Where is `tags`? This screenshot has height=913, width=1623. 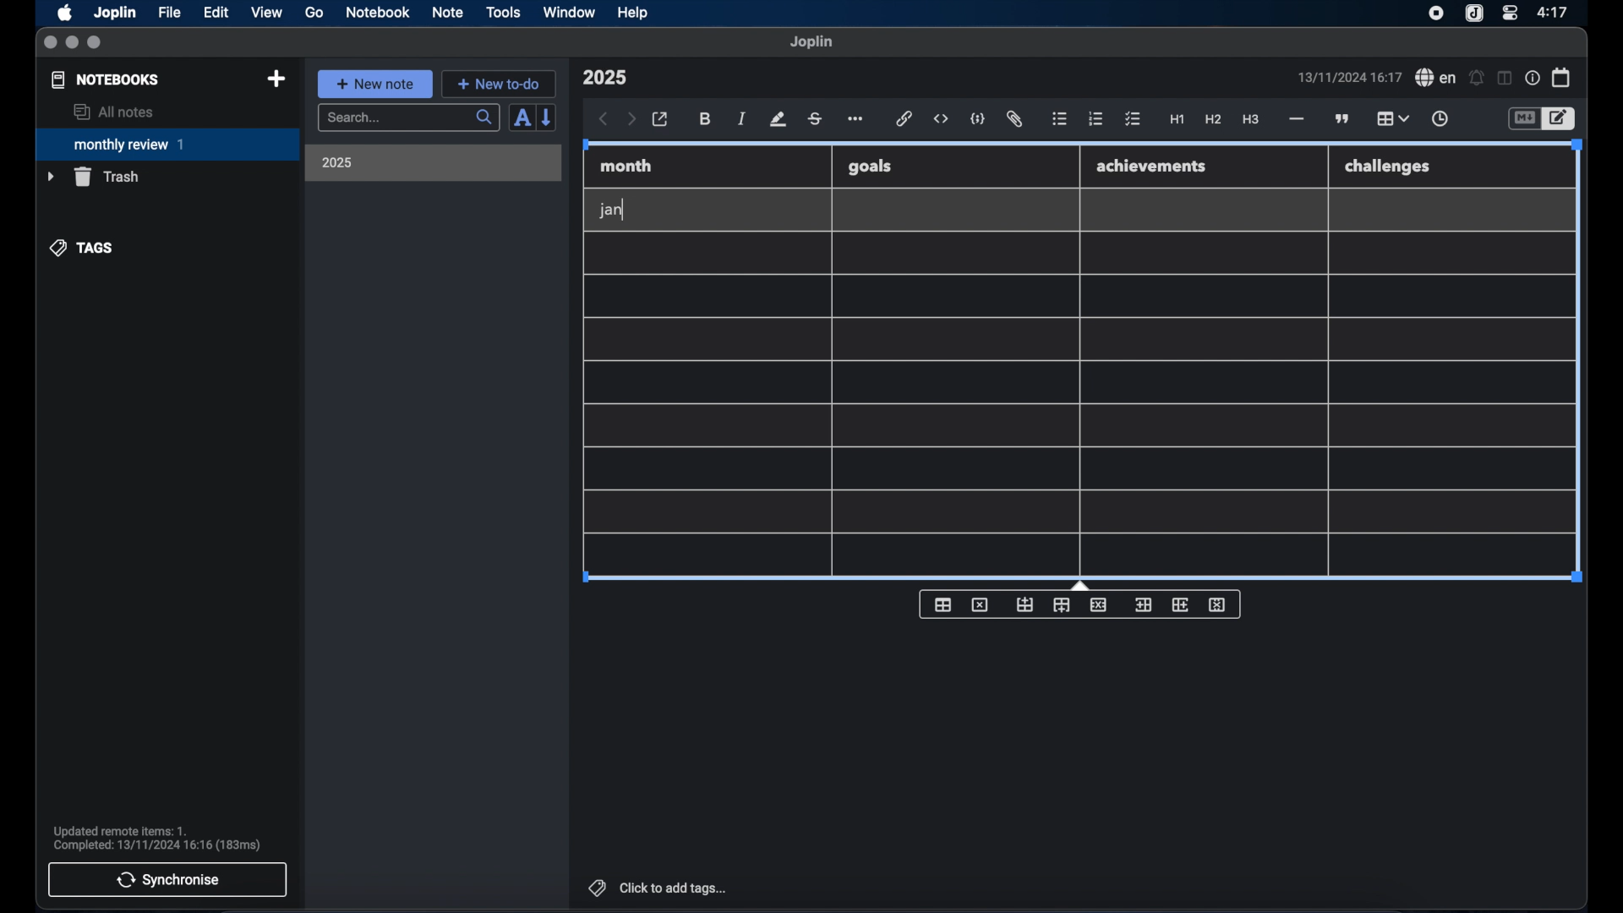
tags is located at coordinates (83, 248).